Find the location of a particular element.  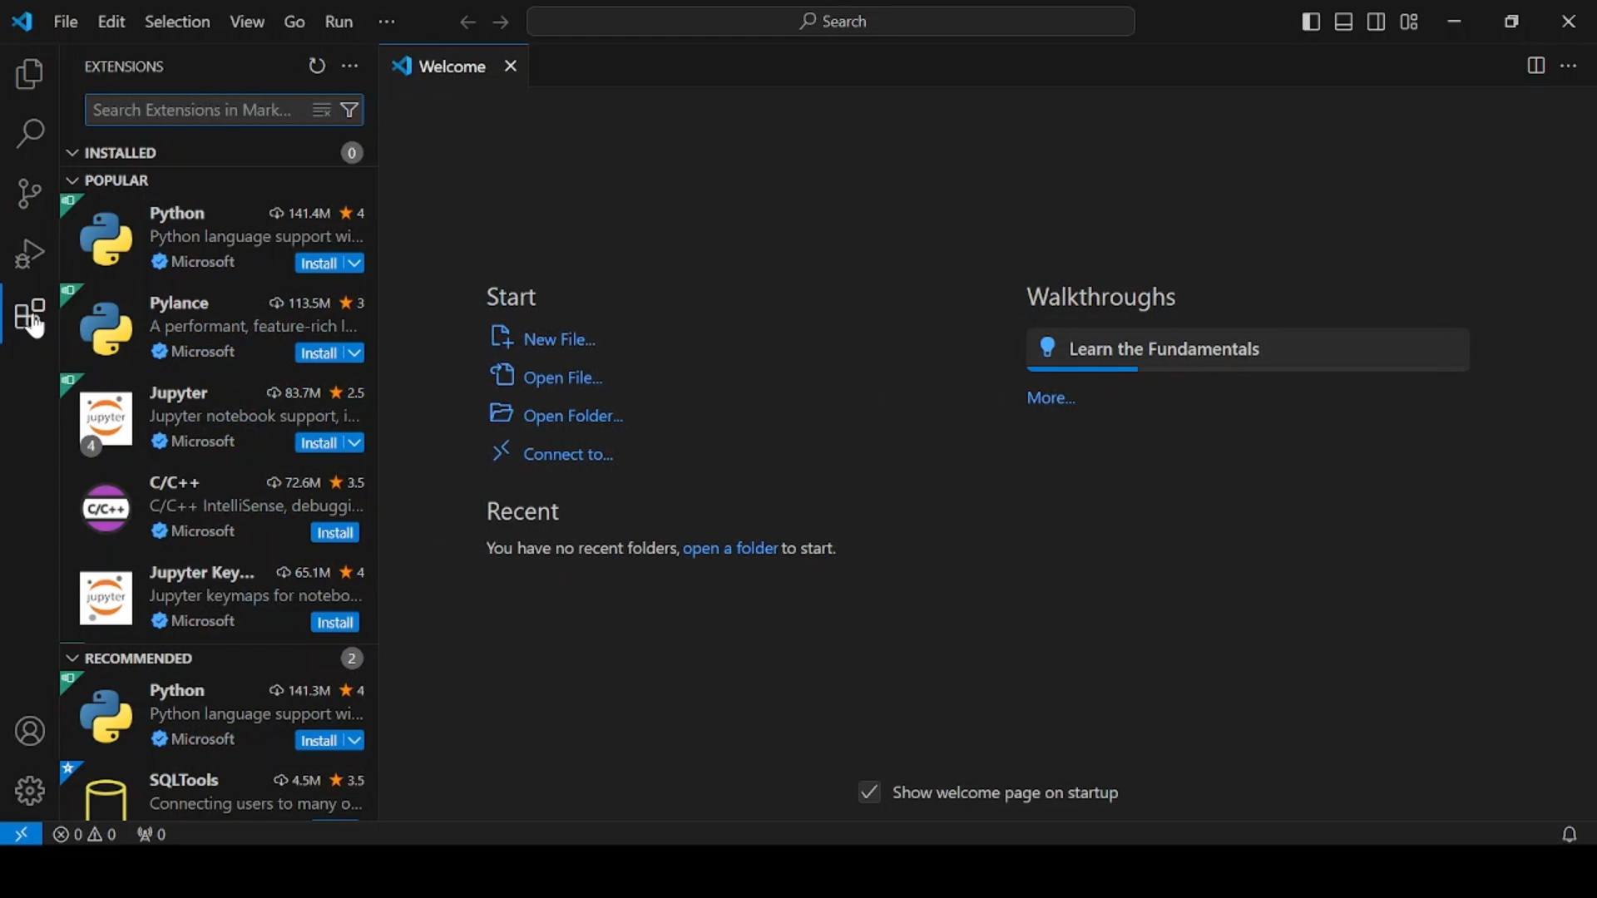

go is located at coordinates (290, 22).